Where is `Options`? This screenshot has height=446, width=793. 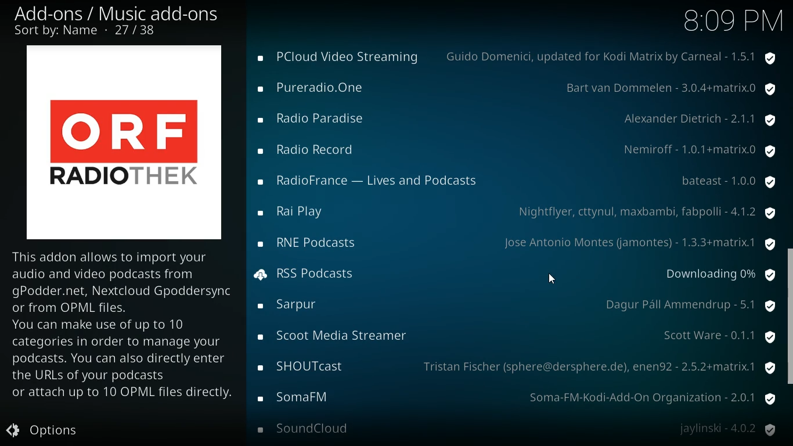 Options is located at coordinates (52, 431).